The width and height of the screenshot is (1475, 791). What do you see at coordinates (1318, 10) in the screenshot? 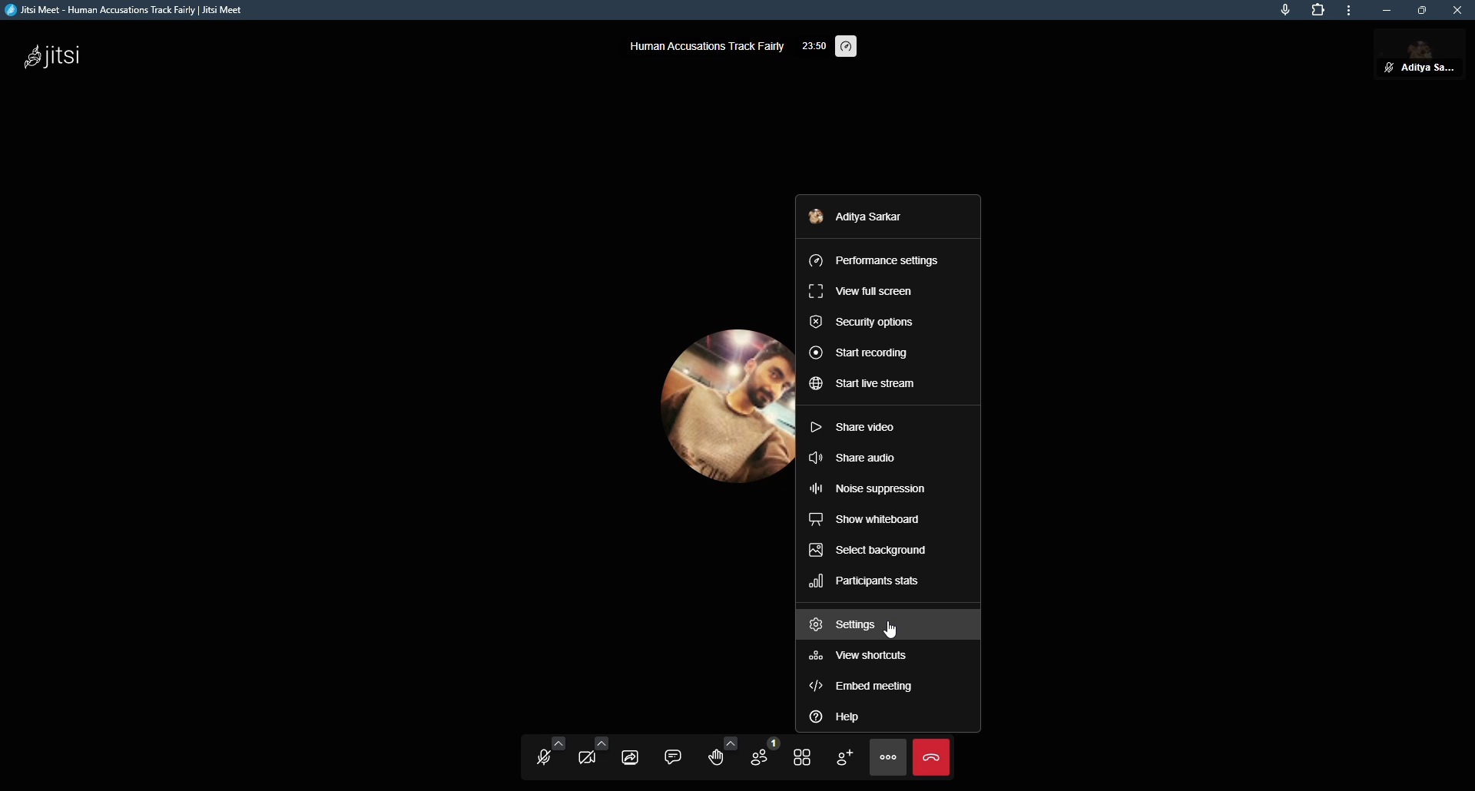
I see `extensions` at bounding box center [1318, 10].